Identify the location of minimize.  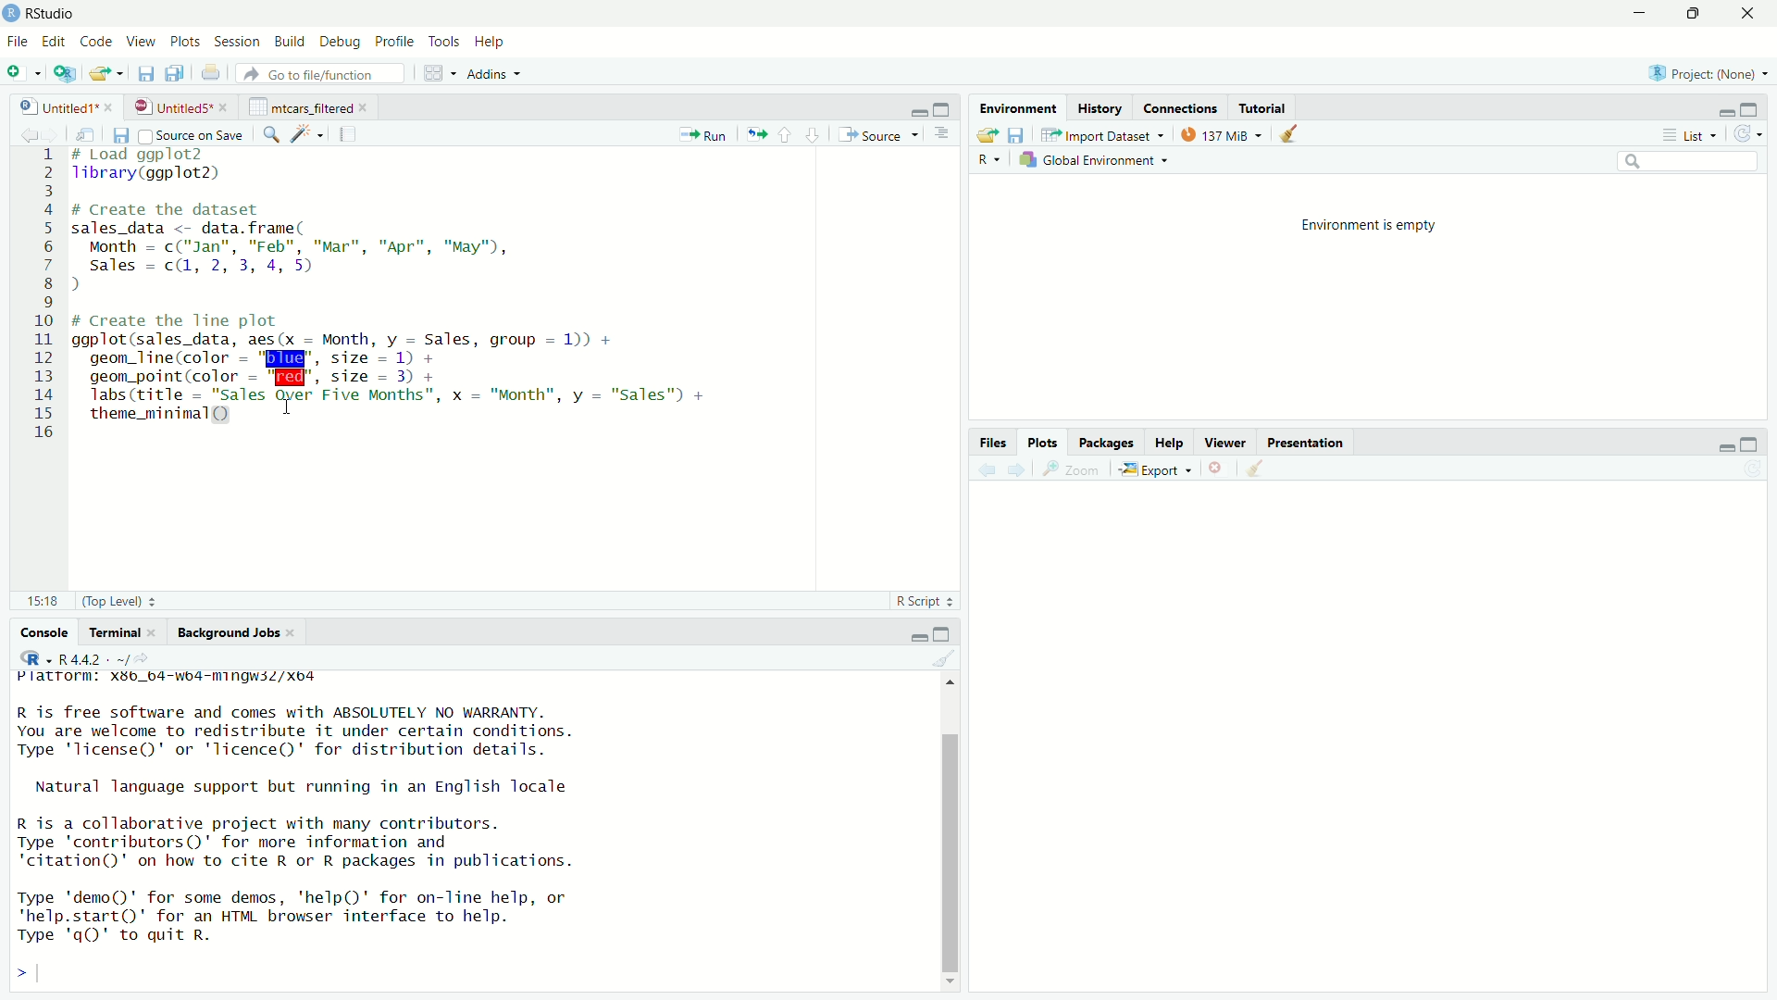
(915, 636).